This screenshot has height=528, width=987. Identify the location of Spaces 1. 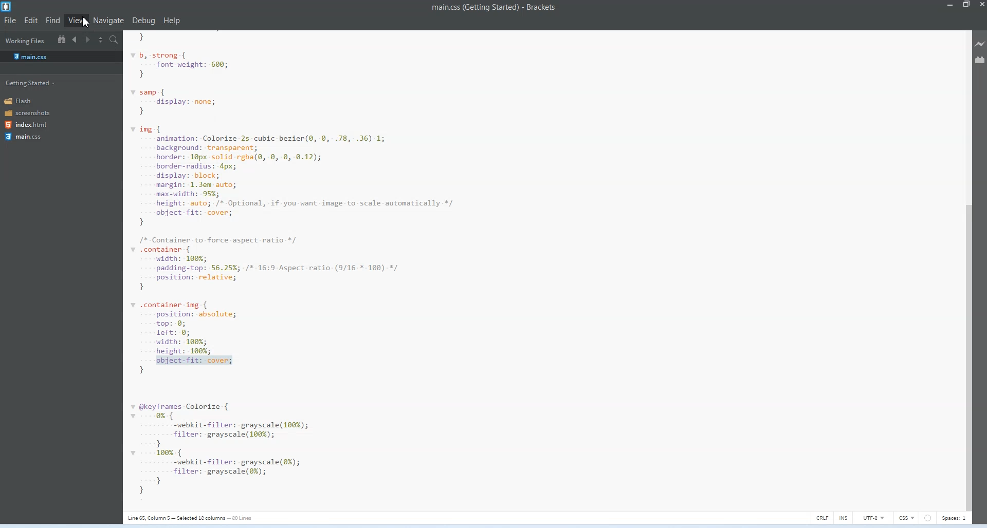
(956, 517).